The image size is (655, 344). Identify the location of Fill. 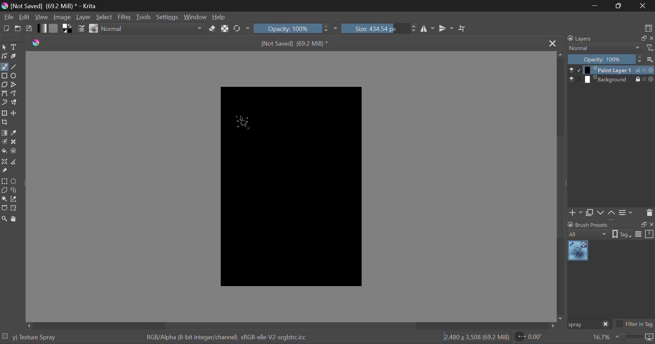
(4, 151).